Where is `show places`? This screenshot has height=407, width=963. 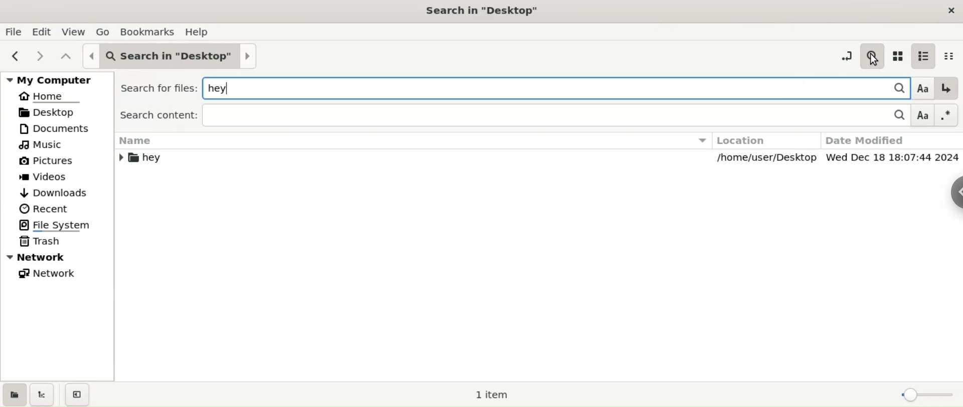
show places is located at coordinates (14, 394).